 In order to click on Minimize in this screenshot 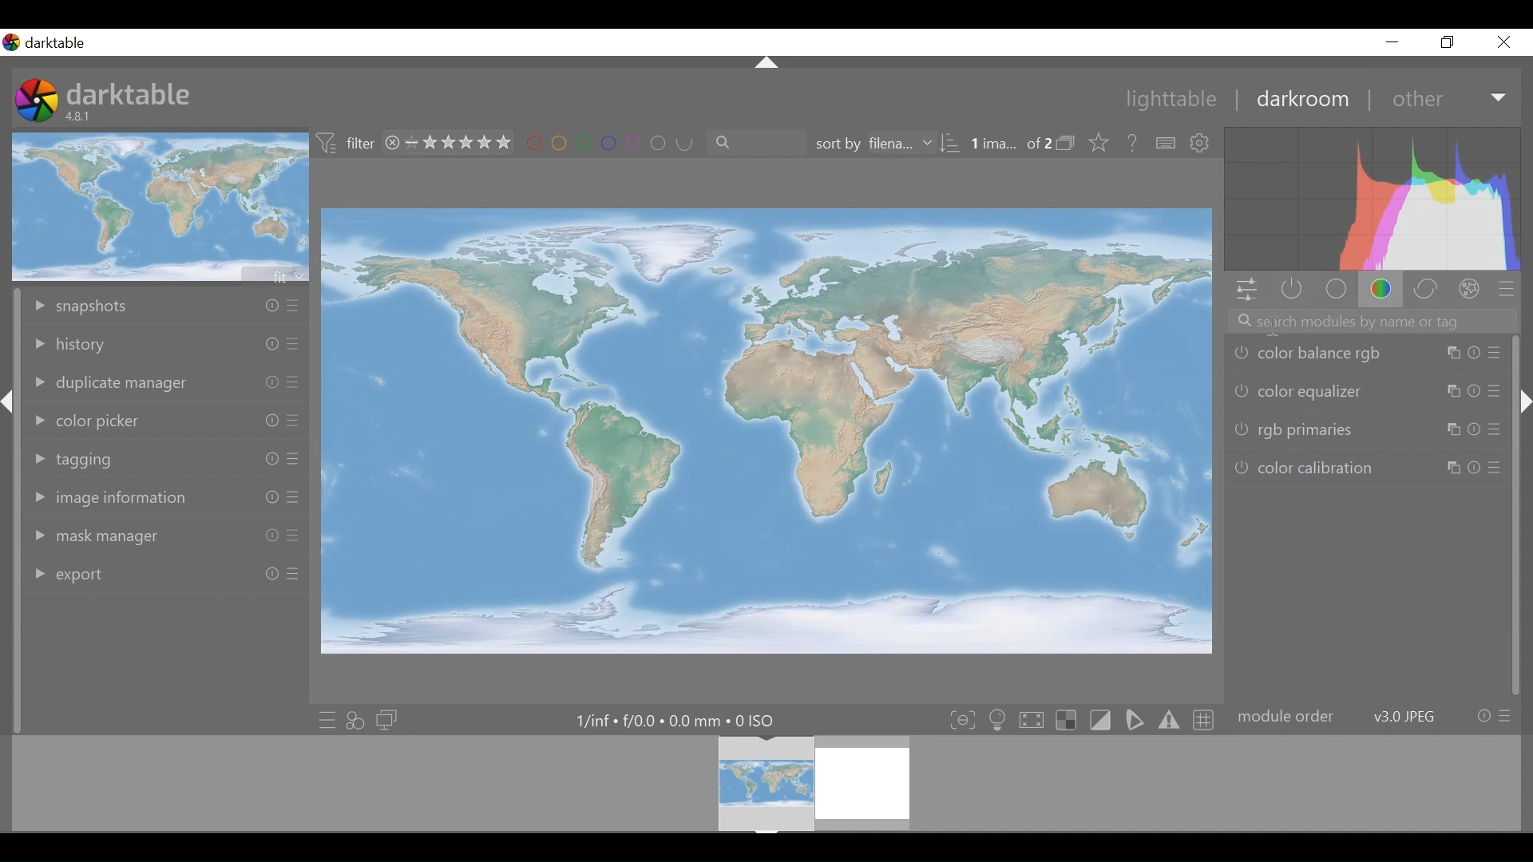, I will do `click(1392, 42)`.